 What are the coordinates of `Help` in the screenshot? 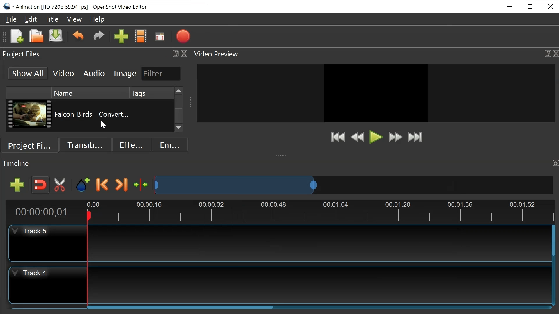 It's located at (97, 19).